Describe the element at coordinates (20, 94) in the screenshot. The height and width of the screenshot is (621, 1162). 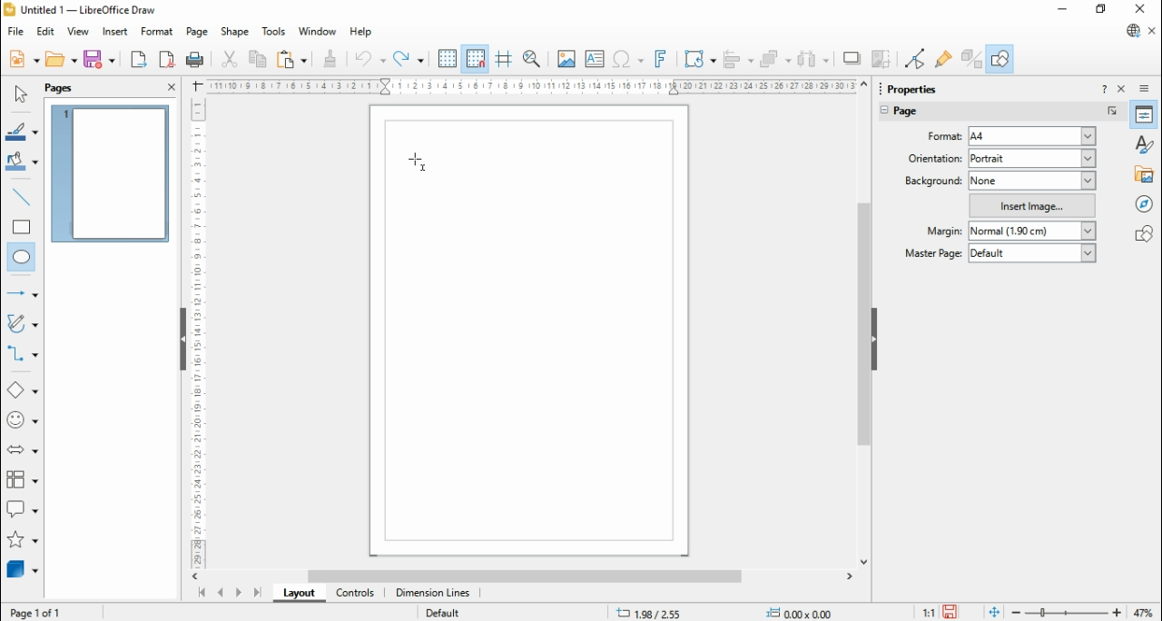
I see `select` at that location.